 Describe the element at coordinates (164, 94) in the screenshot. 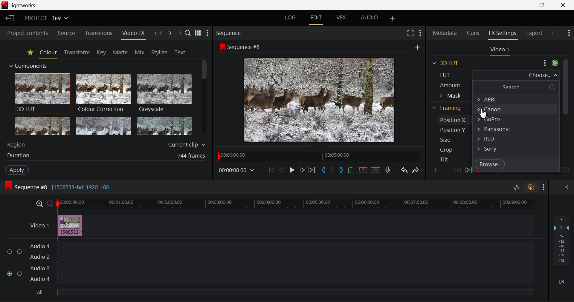

I see `Greyscale` at that location.